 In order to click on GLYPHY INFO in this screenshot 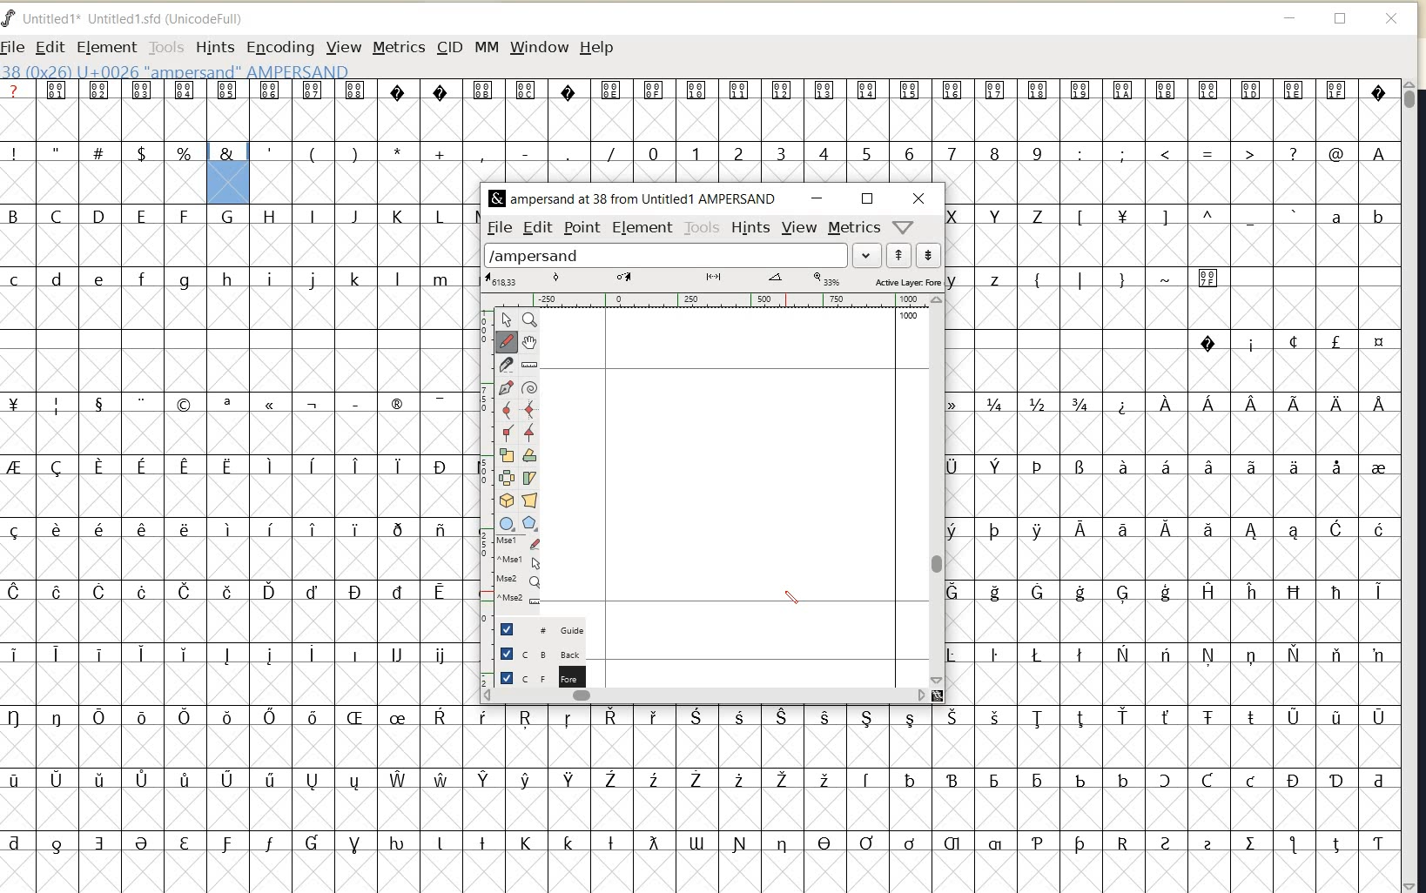, I will do `click(175, 72)`.